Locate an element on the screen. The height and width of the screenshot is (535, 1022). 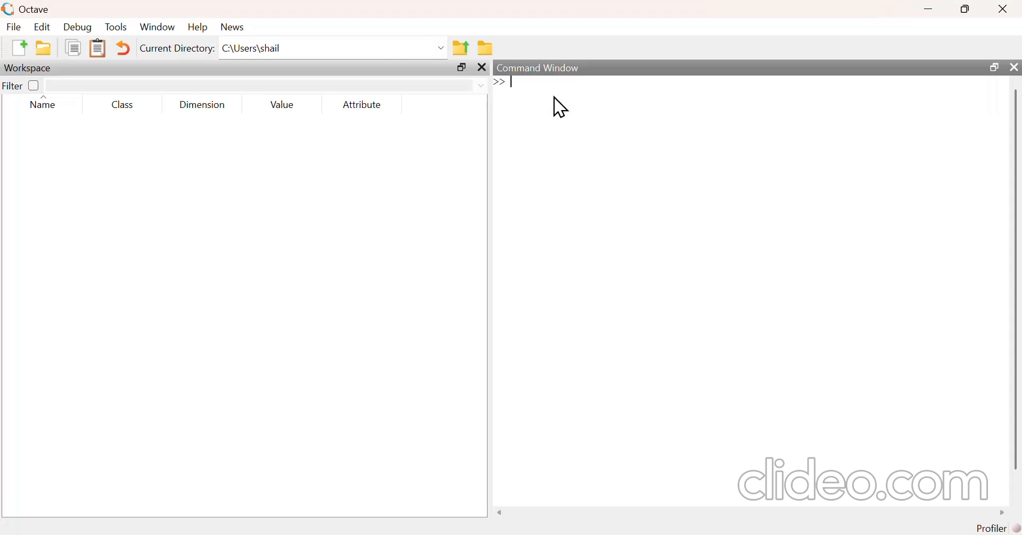
filter input field is located at coordinates (267, 85).